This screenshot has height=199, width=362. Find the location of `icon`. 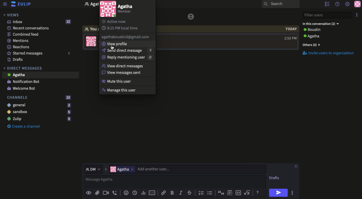

icon is located at coordinates (191, 17).